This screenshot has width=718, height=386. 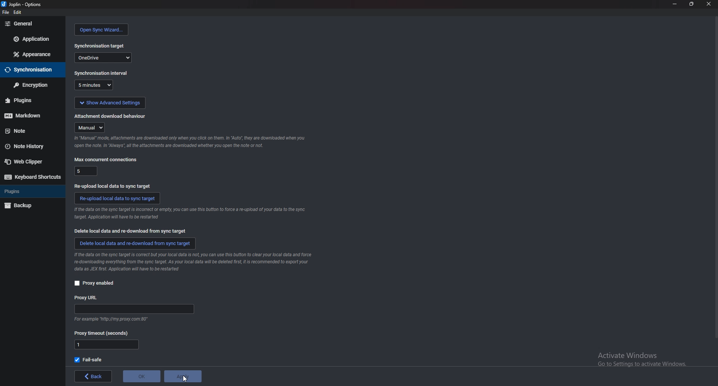 I want to click on keyboard shortcuts, so click(x=31, y=177).